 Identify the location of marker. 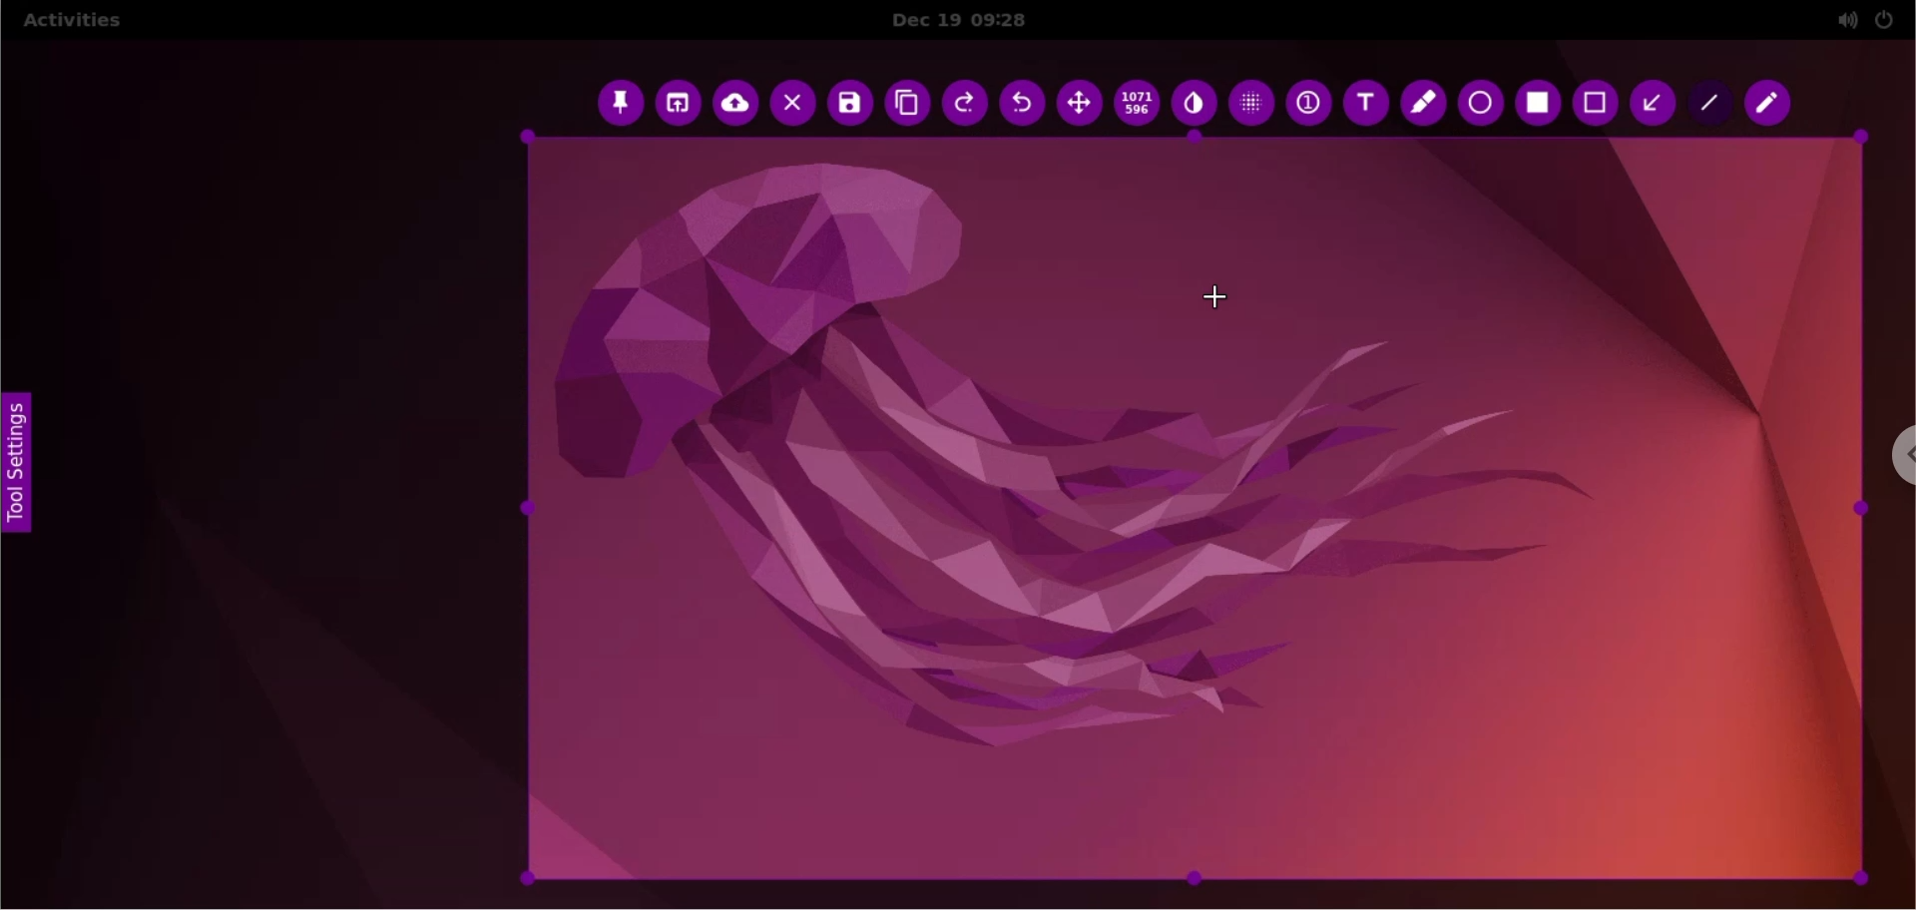
(1422, 104).